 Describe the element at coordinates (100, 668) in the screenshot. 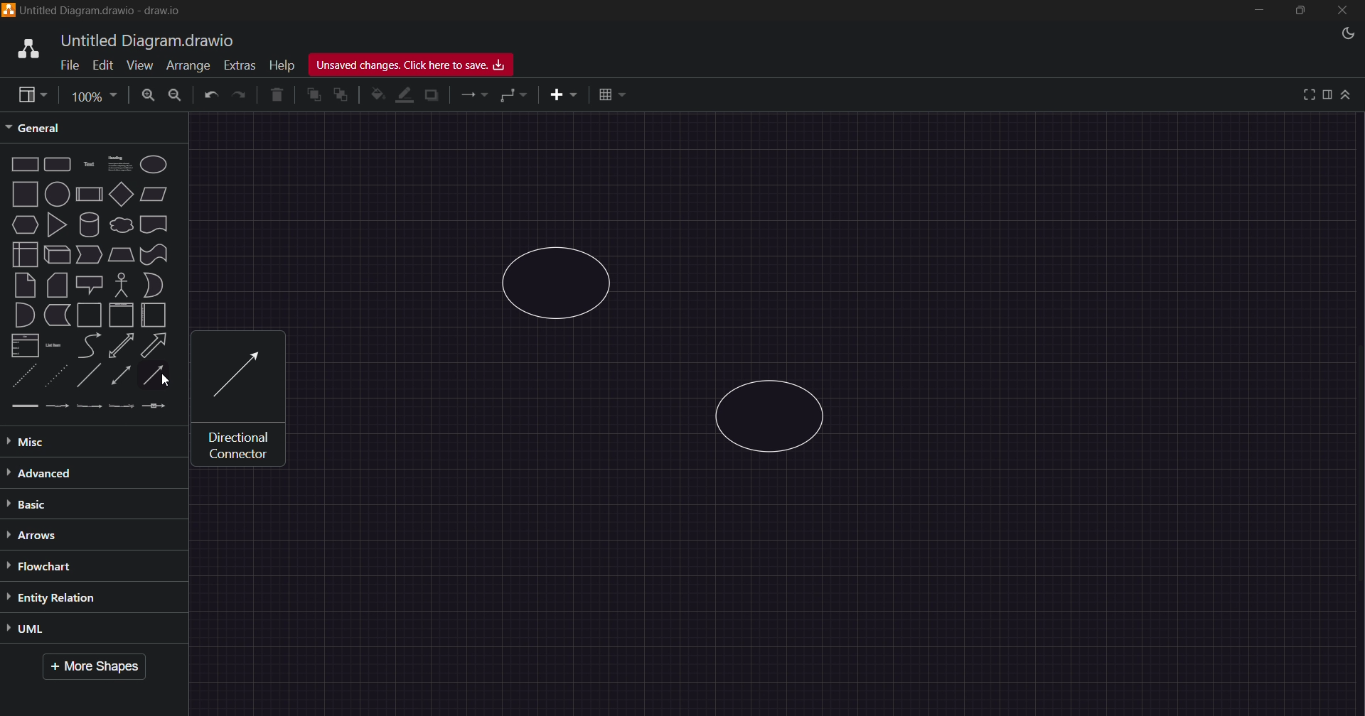

I see `More Shapes` at that location.